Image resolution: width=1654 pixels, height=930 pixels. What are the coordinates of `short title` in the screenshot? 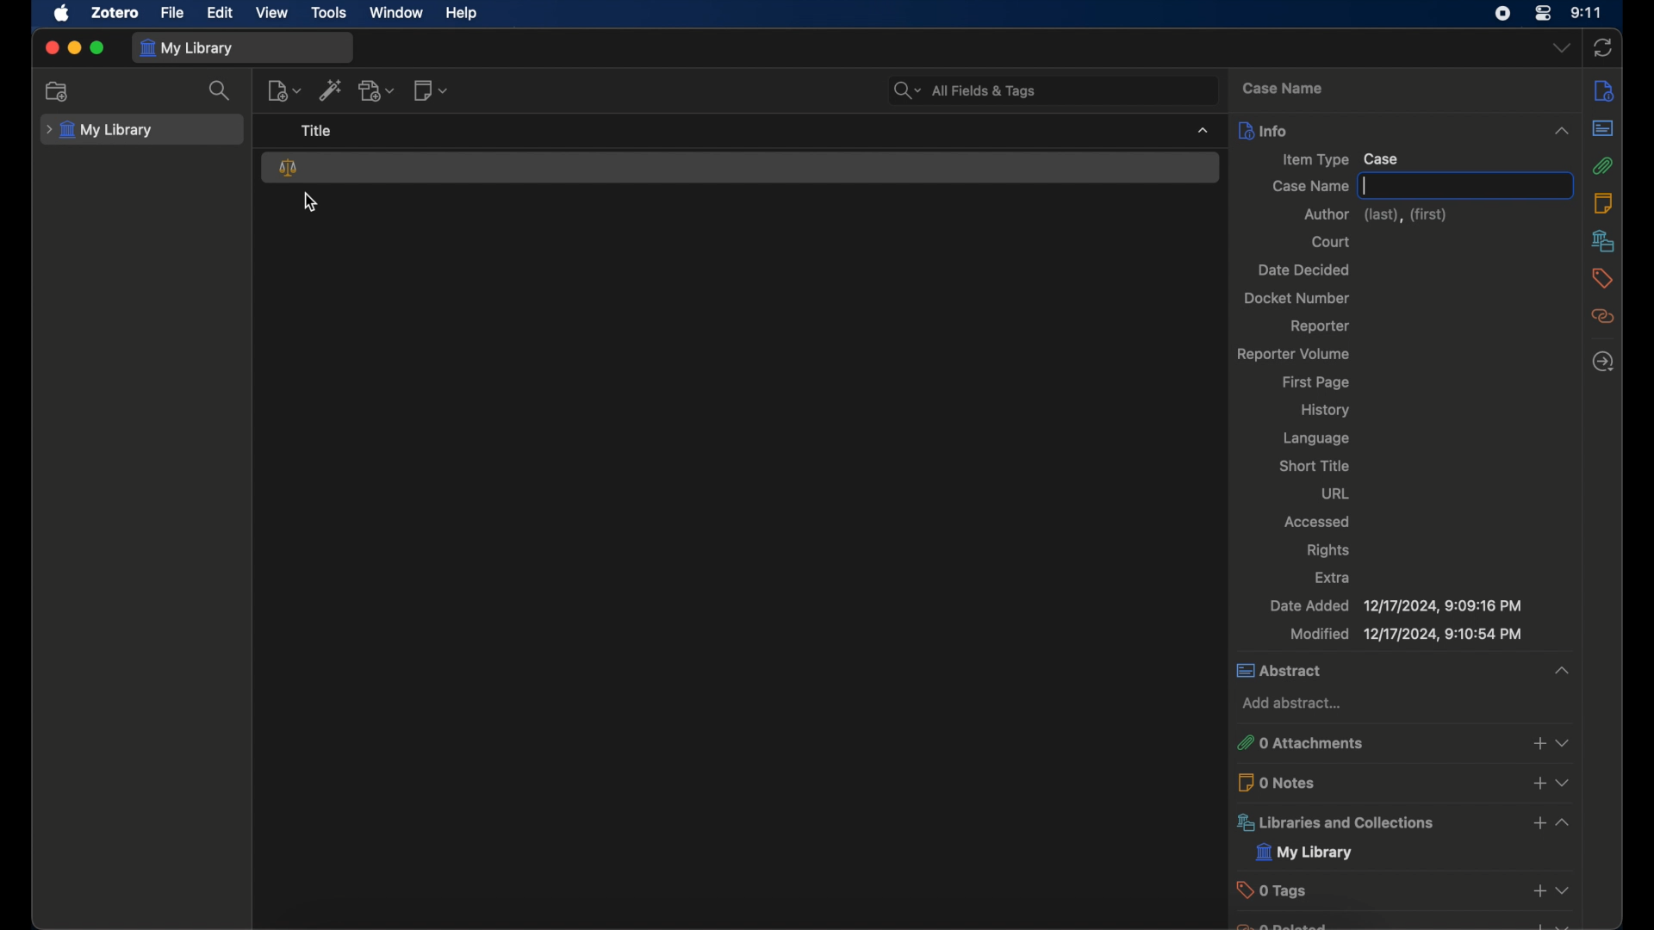 It's located at (1315, 465).